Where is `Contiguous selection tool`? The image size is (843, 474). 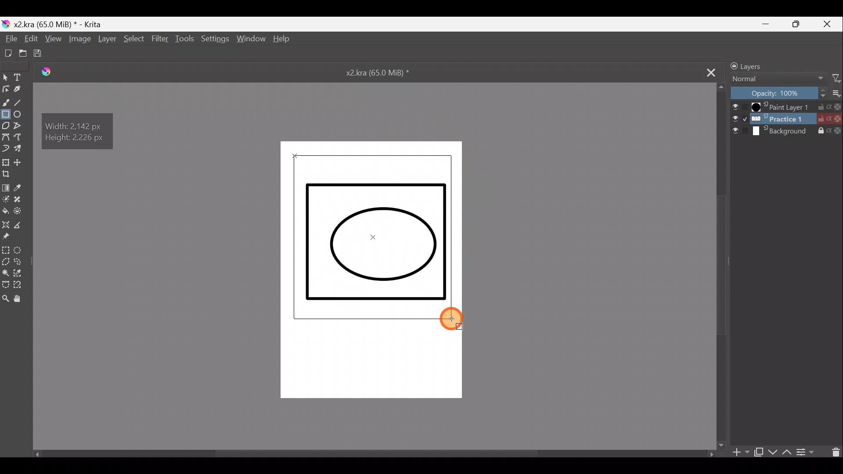 Contiguous selection tool is located at coordinates (6, 274).